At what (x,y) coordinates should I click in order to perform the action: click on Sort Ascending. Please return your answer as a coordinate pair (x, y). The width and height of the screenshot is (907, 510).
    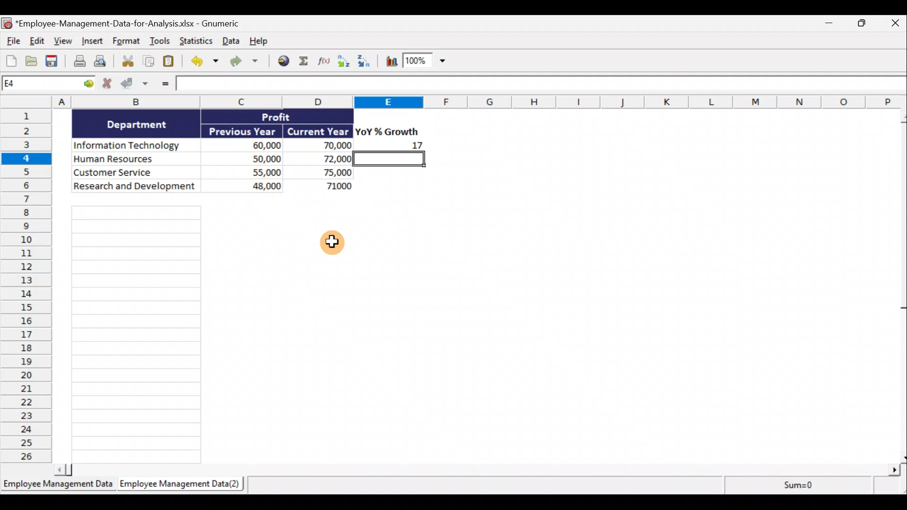
    Looking at the image, I should click on (344, 62).